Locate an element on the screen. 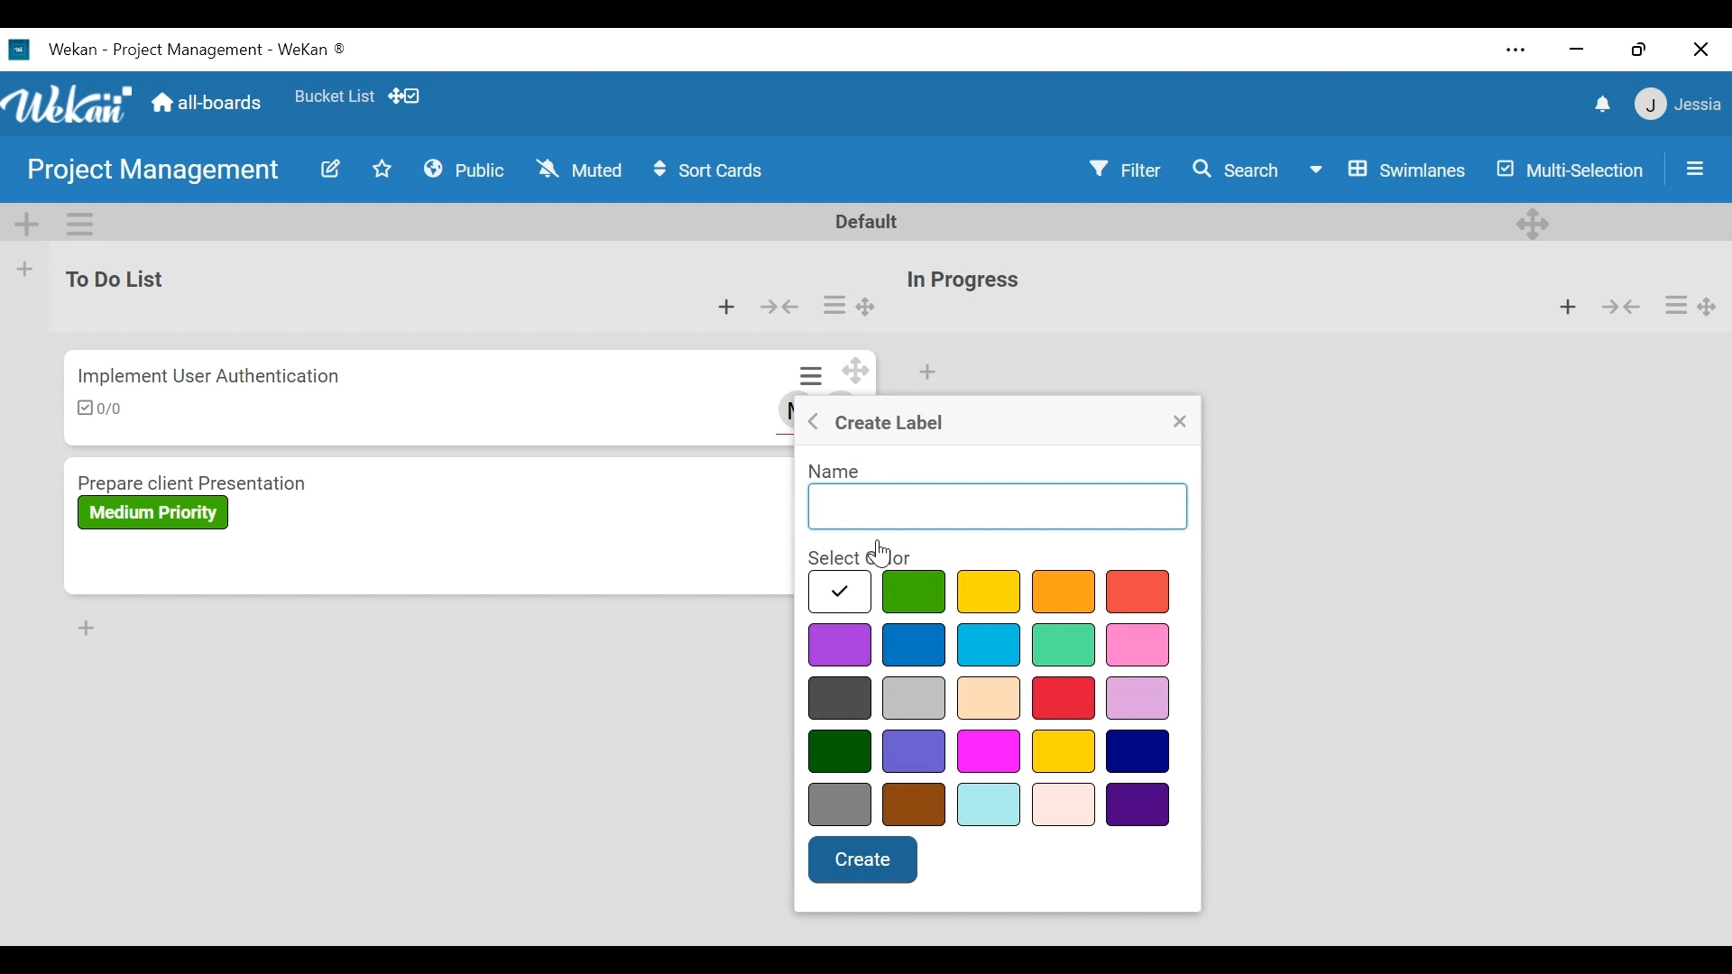 The width and height of the screenshot is (1732, 974). Muted is located at coordinates (578, 169).